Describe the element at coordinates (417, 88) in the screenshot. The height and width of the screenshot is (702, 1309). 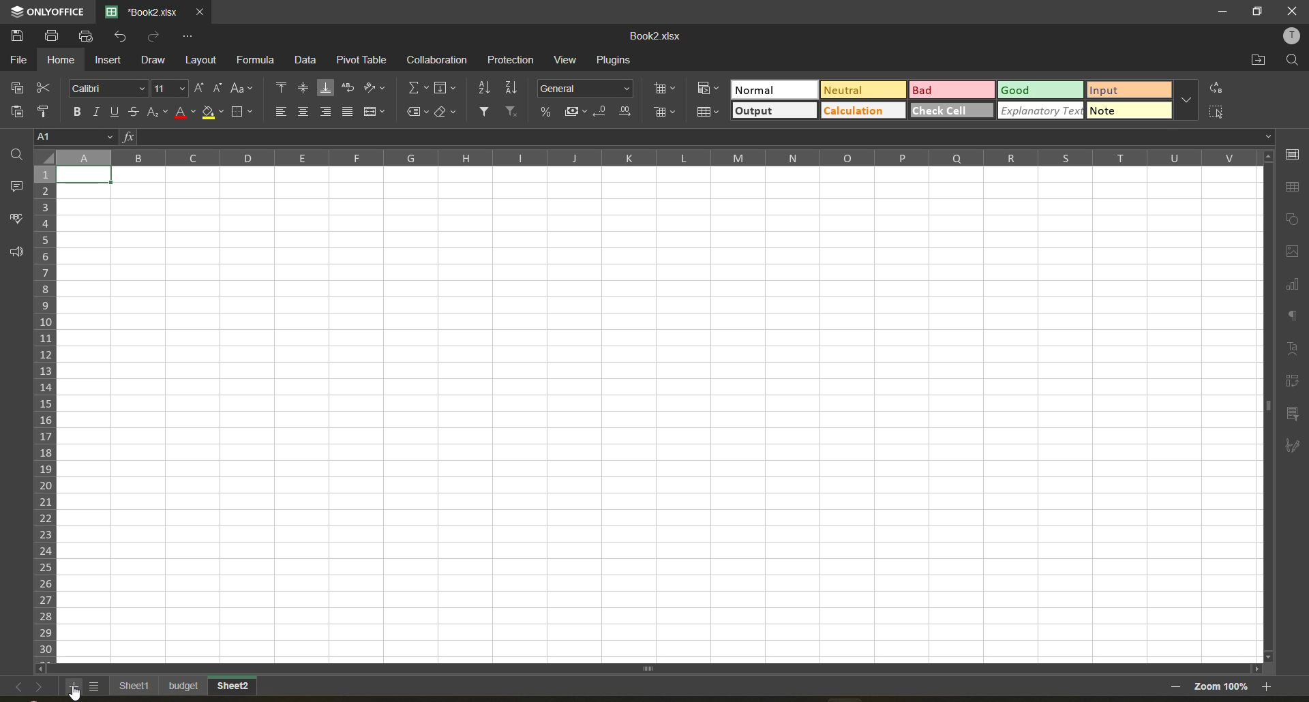
I see `summation` at that location.